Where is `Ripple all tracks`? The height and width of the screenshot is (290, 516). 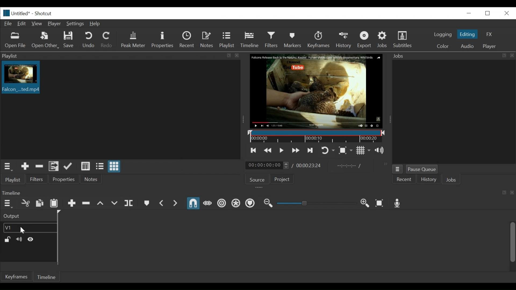 Ripple all tracks is located at coordinates (236, 203).